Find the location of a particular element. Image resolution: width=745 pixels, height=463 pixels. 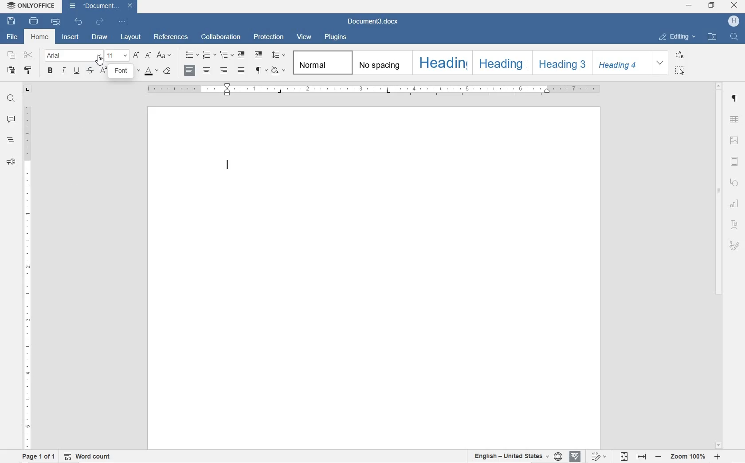

SELECT ALL is located at coordinates (681, 71).